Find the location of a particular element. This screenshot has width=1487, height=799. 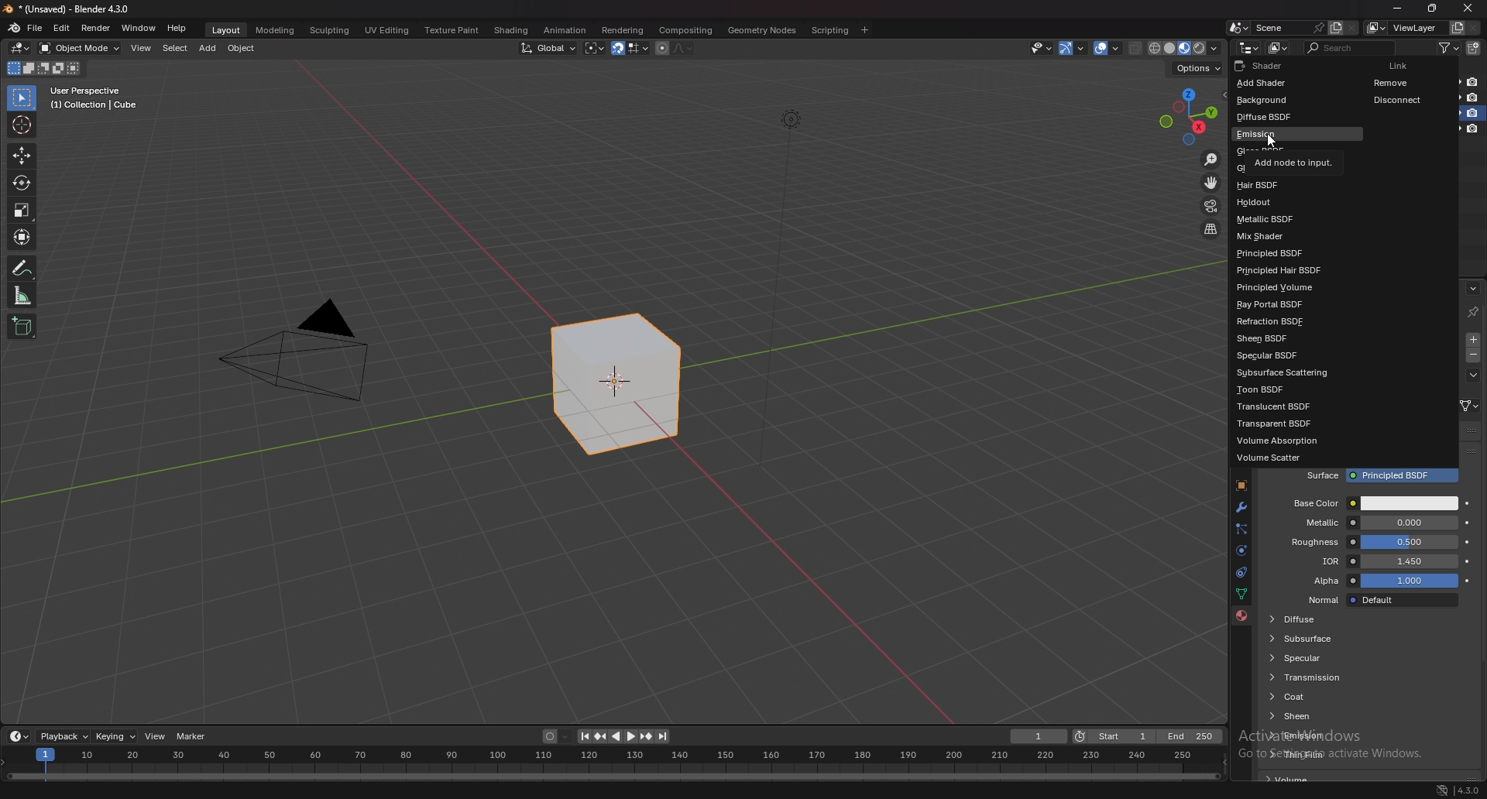

rotate is located at coordinates (22, 183).